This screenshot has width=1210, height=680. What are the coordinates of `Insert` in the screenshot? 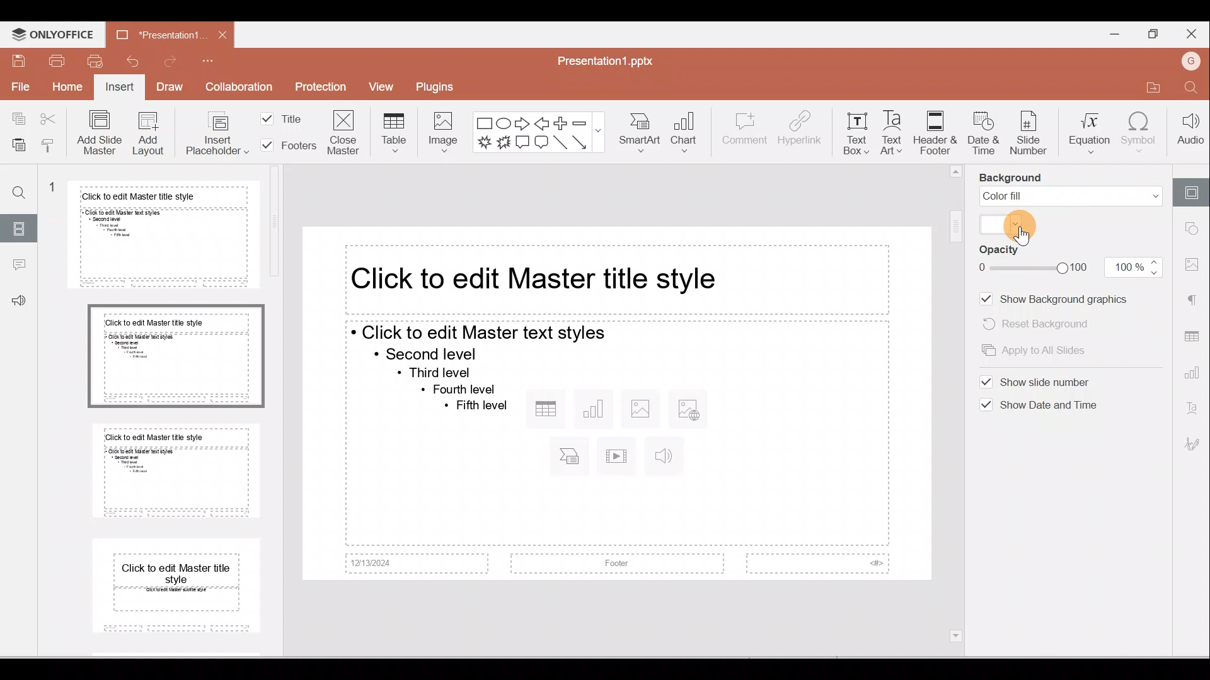 It's located at (118, 88).